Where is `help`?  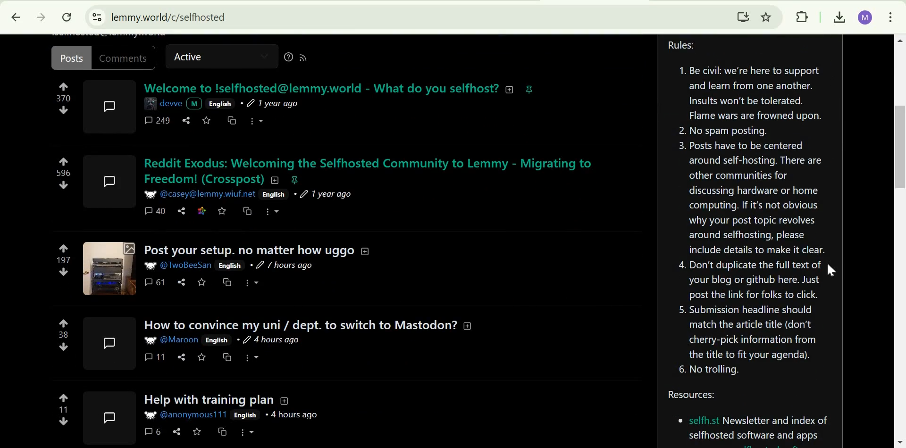 help is located at coordinates (285, 58).